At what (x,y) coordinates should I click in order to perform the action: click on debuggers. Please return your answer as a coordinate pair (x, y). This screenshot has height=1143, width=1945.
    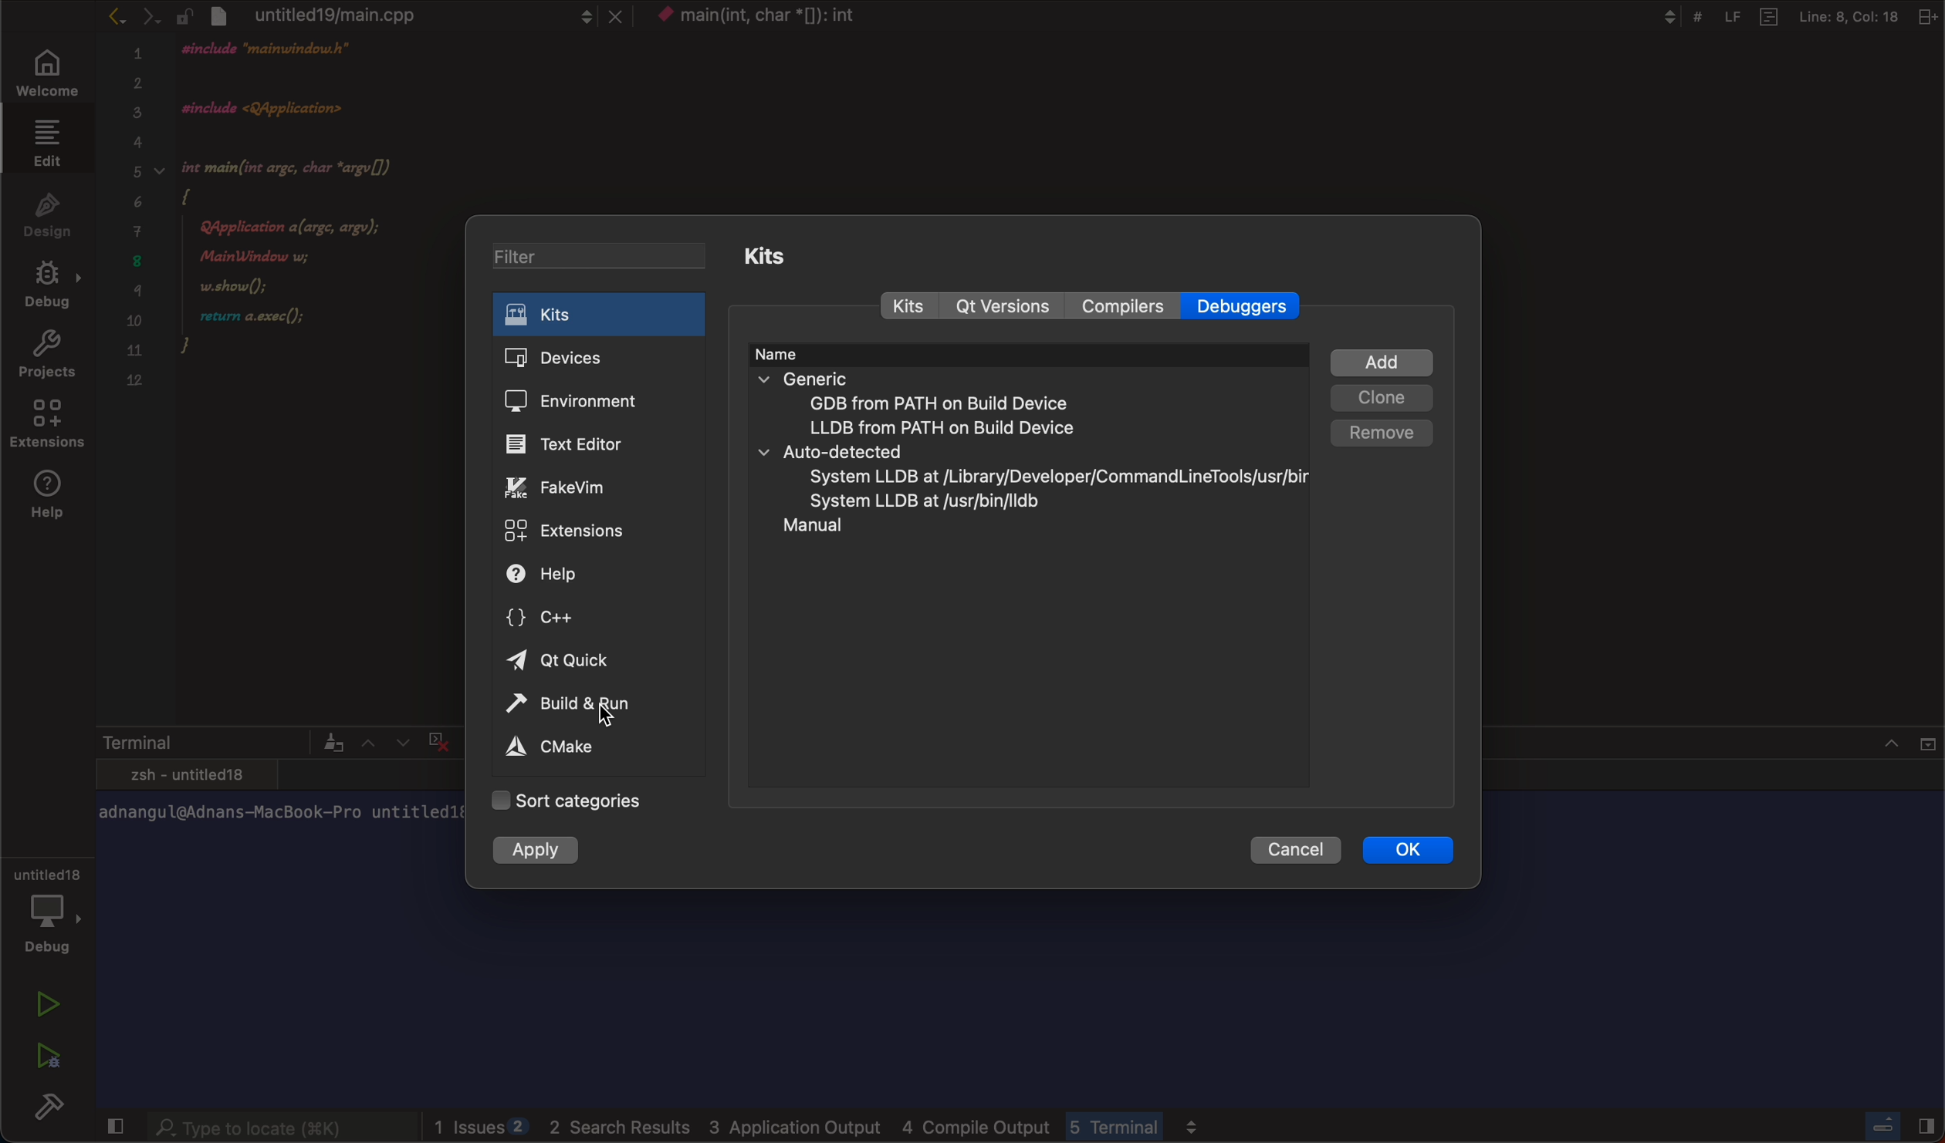
    Looking at the image, I should click on (1247, 305).